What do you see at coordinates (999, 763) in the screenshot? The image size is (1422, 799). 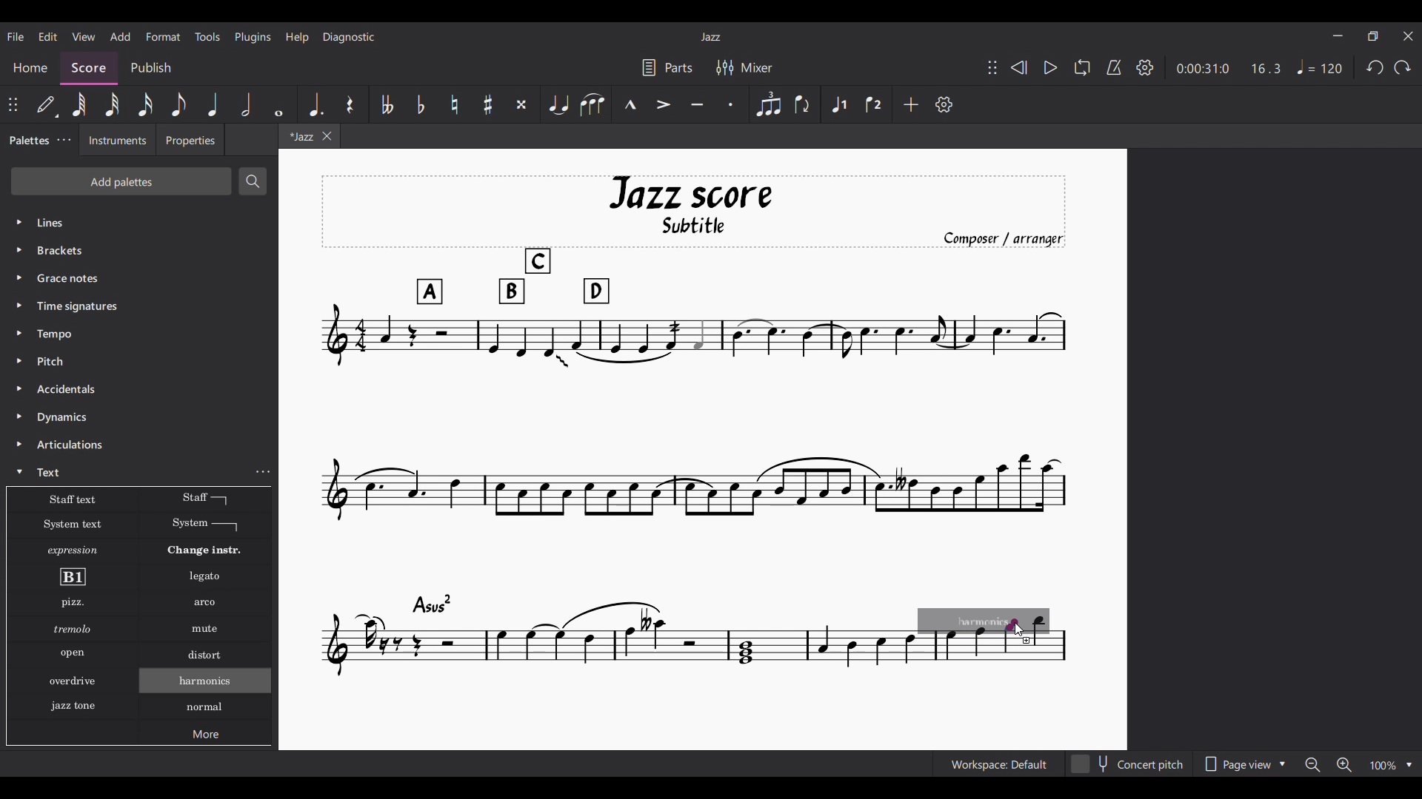 I see `Current workspace setting` at bounding box center [999, 763].